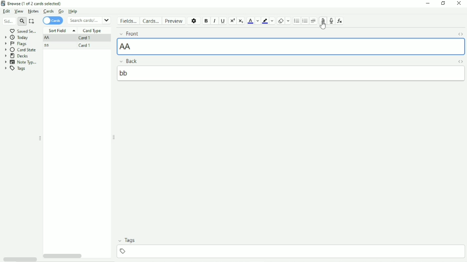 This screenshot has width=467, height=262. I want to click on Select, so click(32, 21).